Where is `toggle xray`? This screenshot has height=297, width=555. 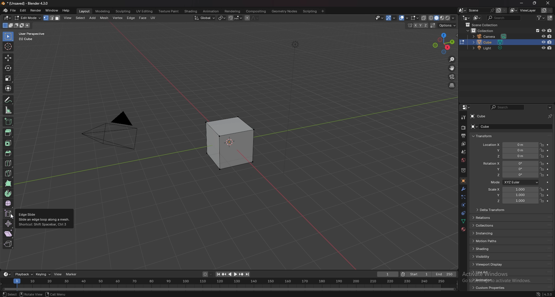 toggle xray is located at coordinates (424, 18).